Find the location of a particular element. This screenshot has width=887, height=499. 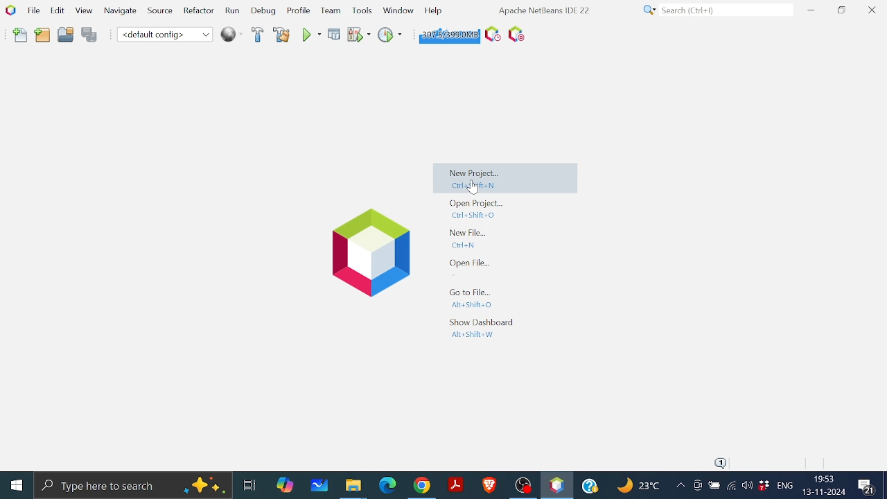

Clean and build is located at coordinates (281, 35).